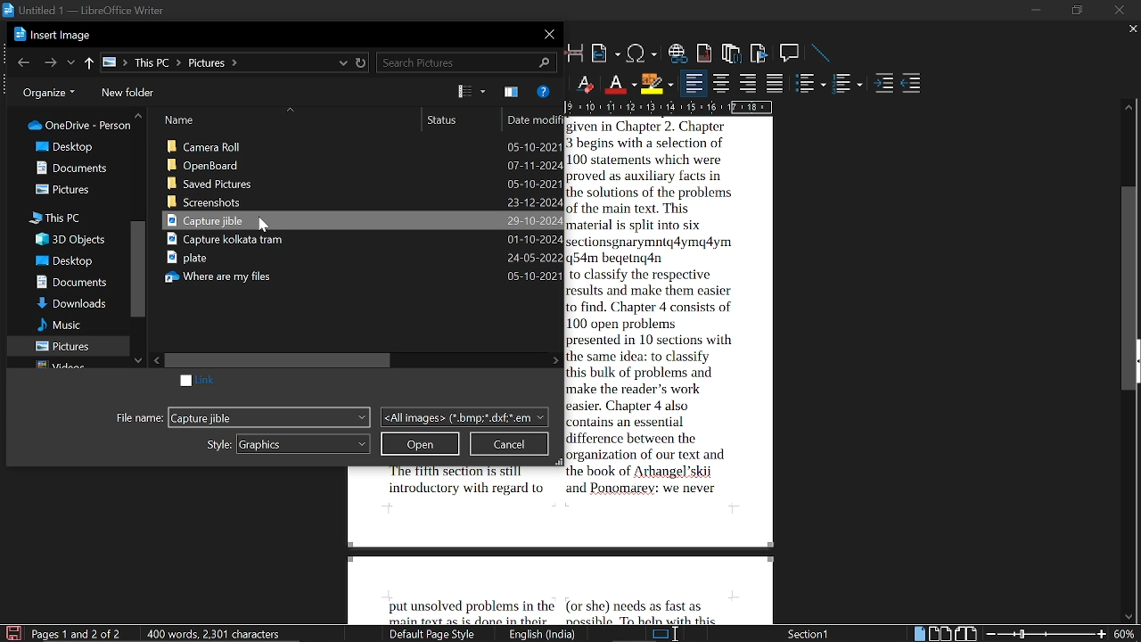 Image resolution: width=1141 pixels, height=642 pixels. I want to click on file name, so click(134, 417).